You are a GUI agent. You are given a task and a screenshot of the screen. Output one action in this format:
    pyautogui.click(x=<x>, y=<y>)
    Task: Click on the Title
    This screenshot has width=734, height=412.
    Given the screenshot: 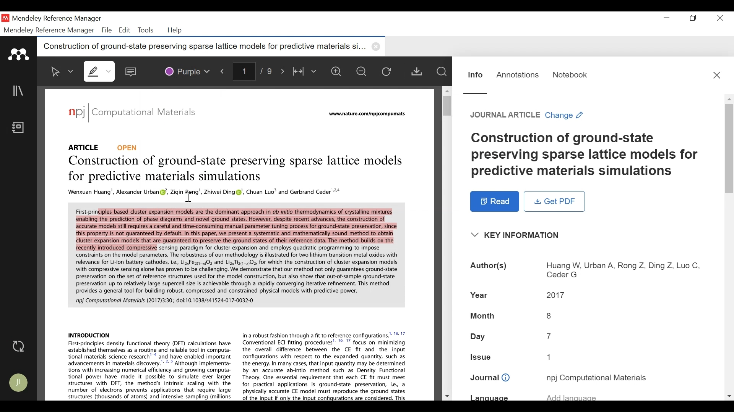 What is the action you would take?
    pyautogui.click(x=585, y=153)
    